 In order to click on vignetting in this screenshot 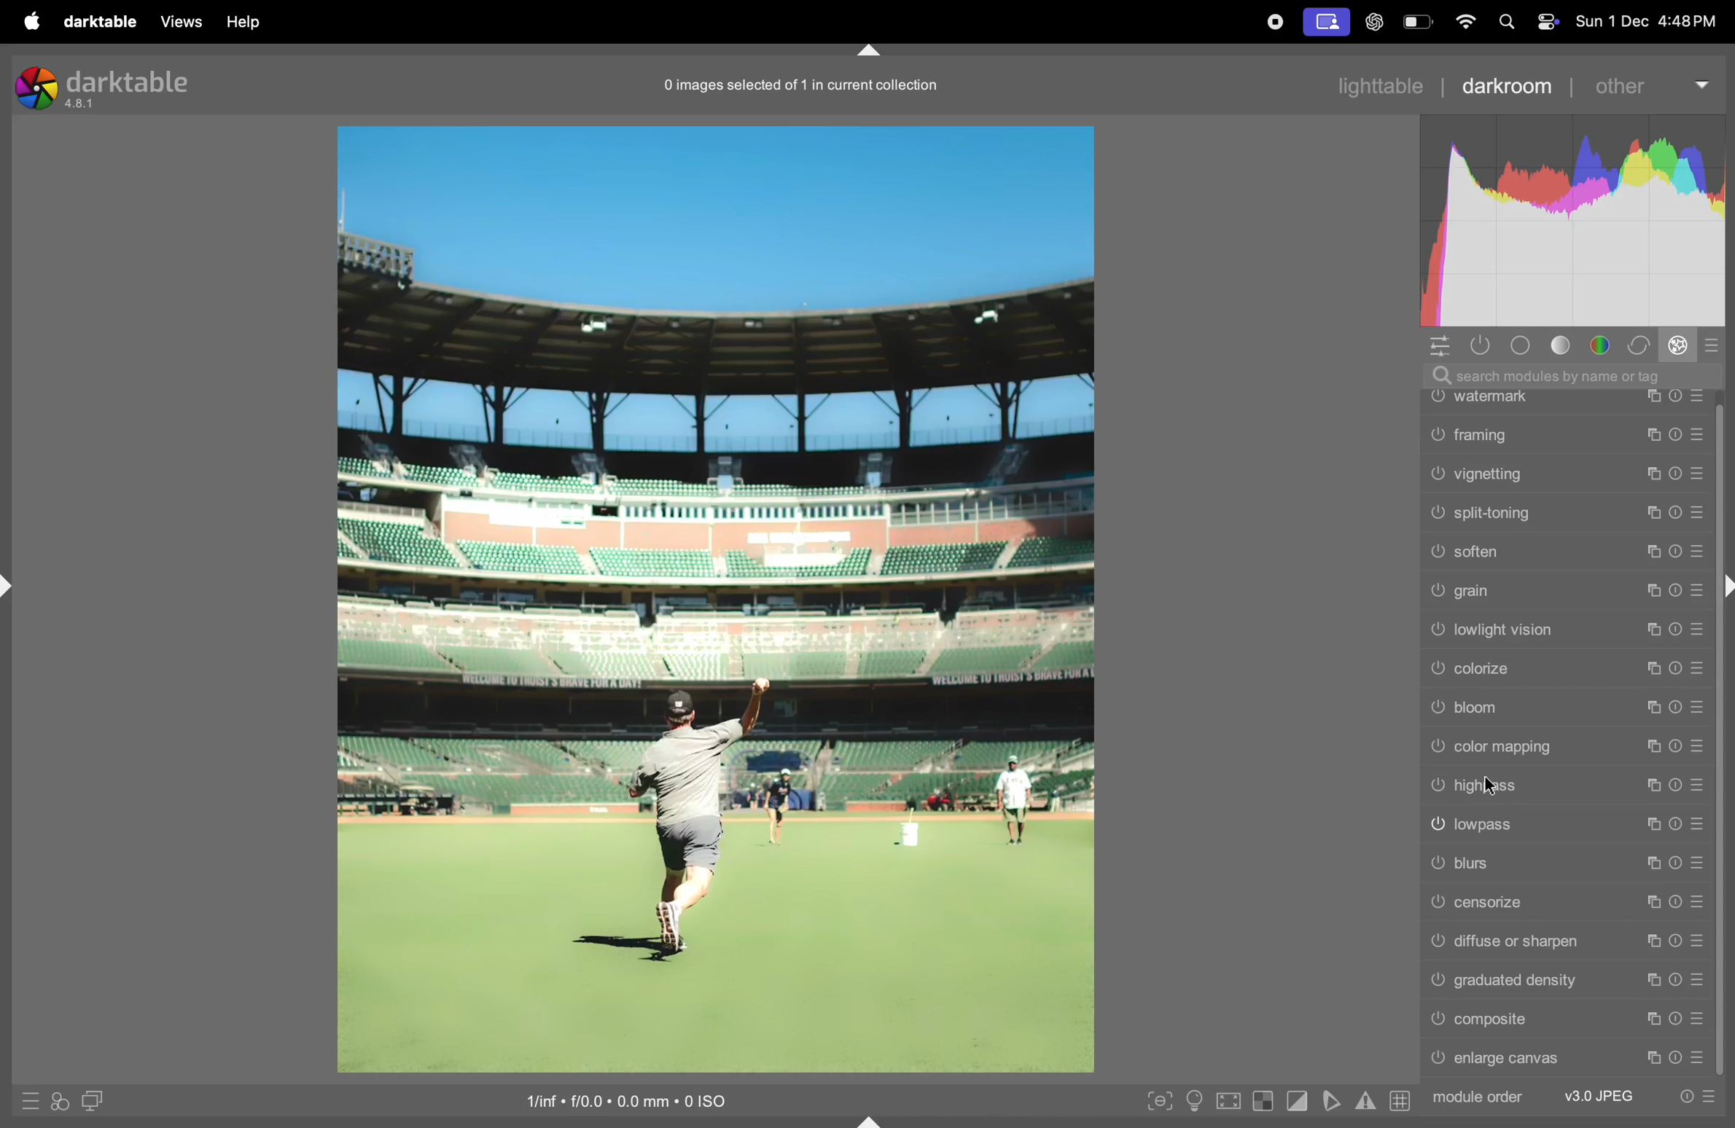, I will do `click(1566, 476)`.